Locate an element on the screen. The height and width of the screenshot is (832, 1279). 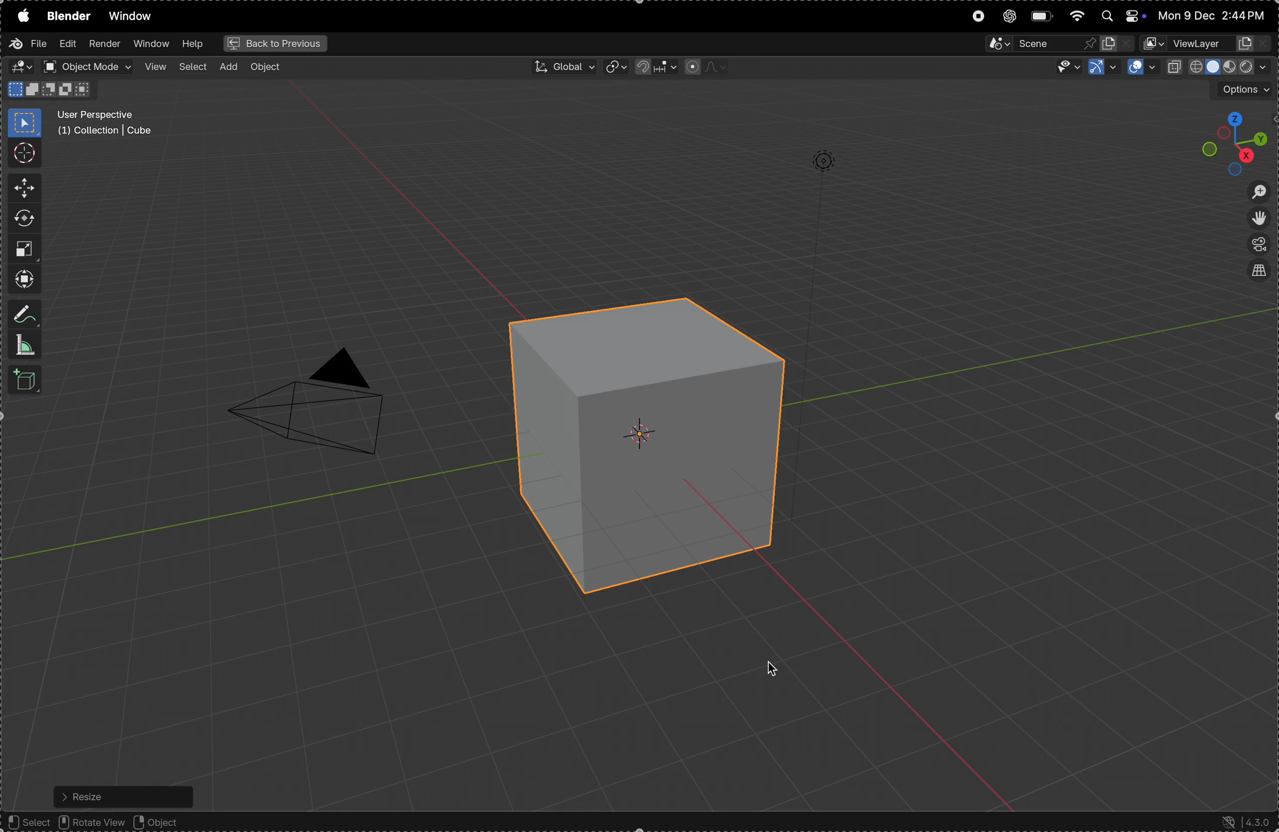
back to previous is located at coordinates (274, 44).